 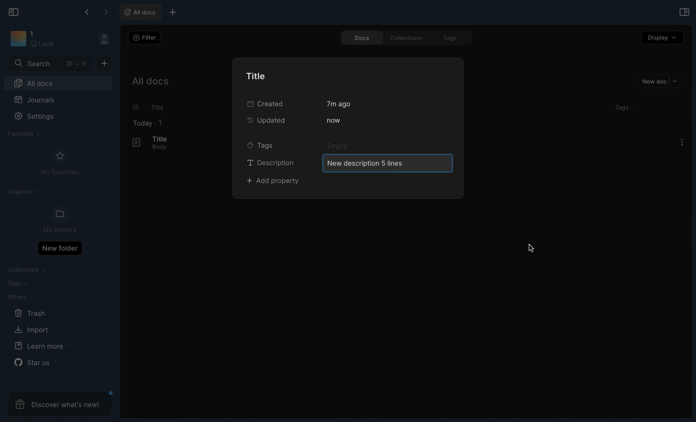 I want to click on Title, so click(x=159, y=139).